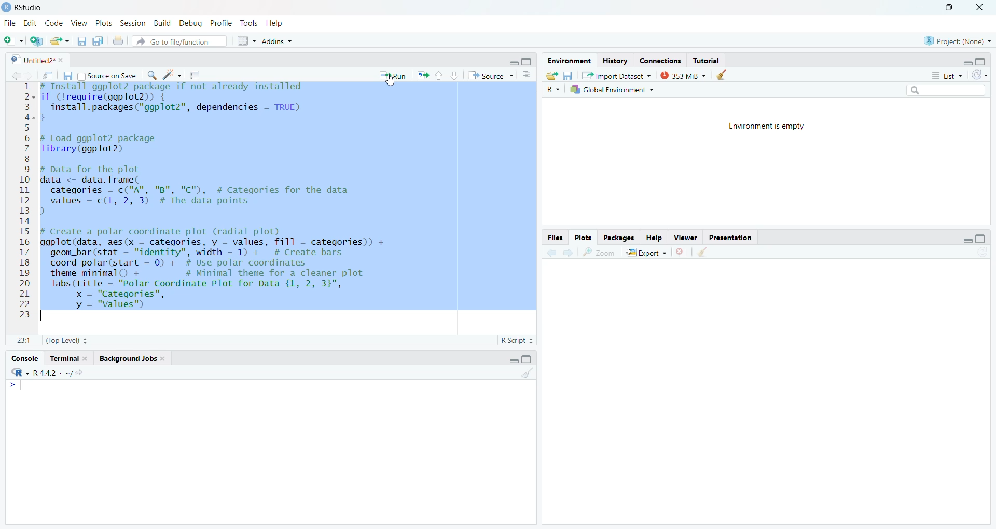 This screenshot has height=529, width=996. Describe the element at coordinates (598, 253) in the screenshot. I see `zoom` at that location.